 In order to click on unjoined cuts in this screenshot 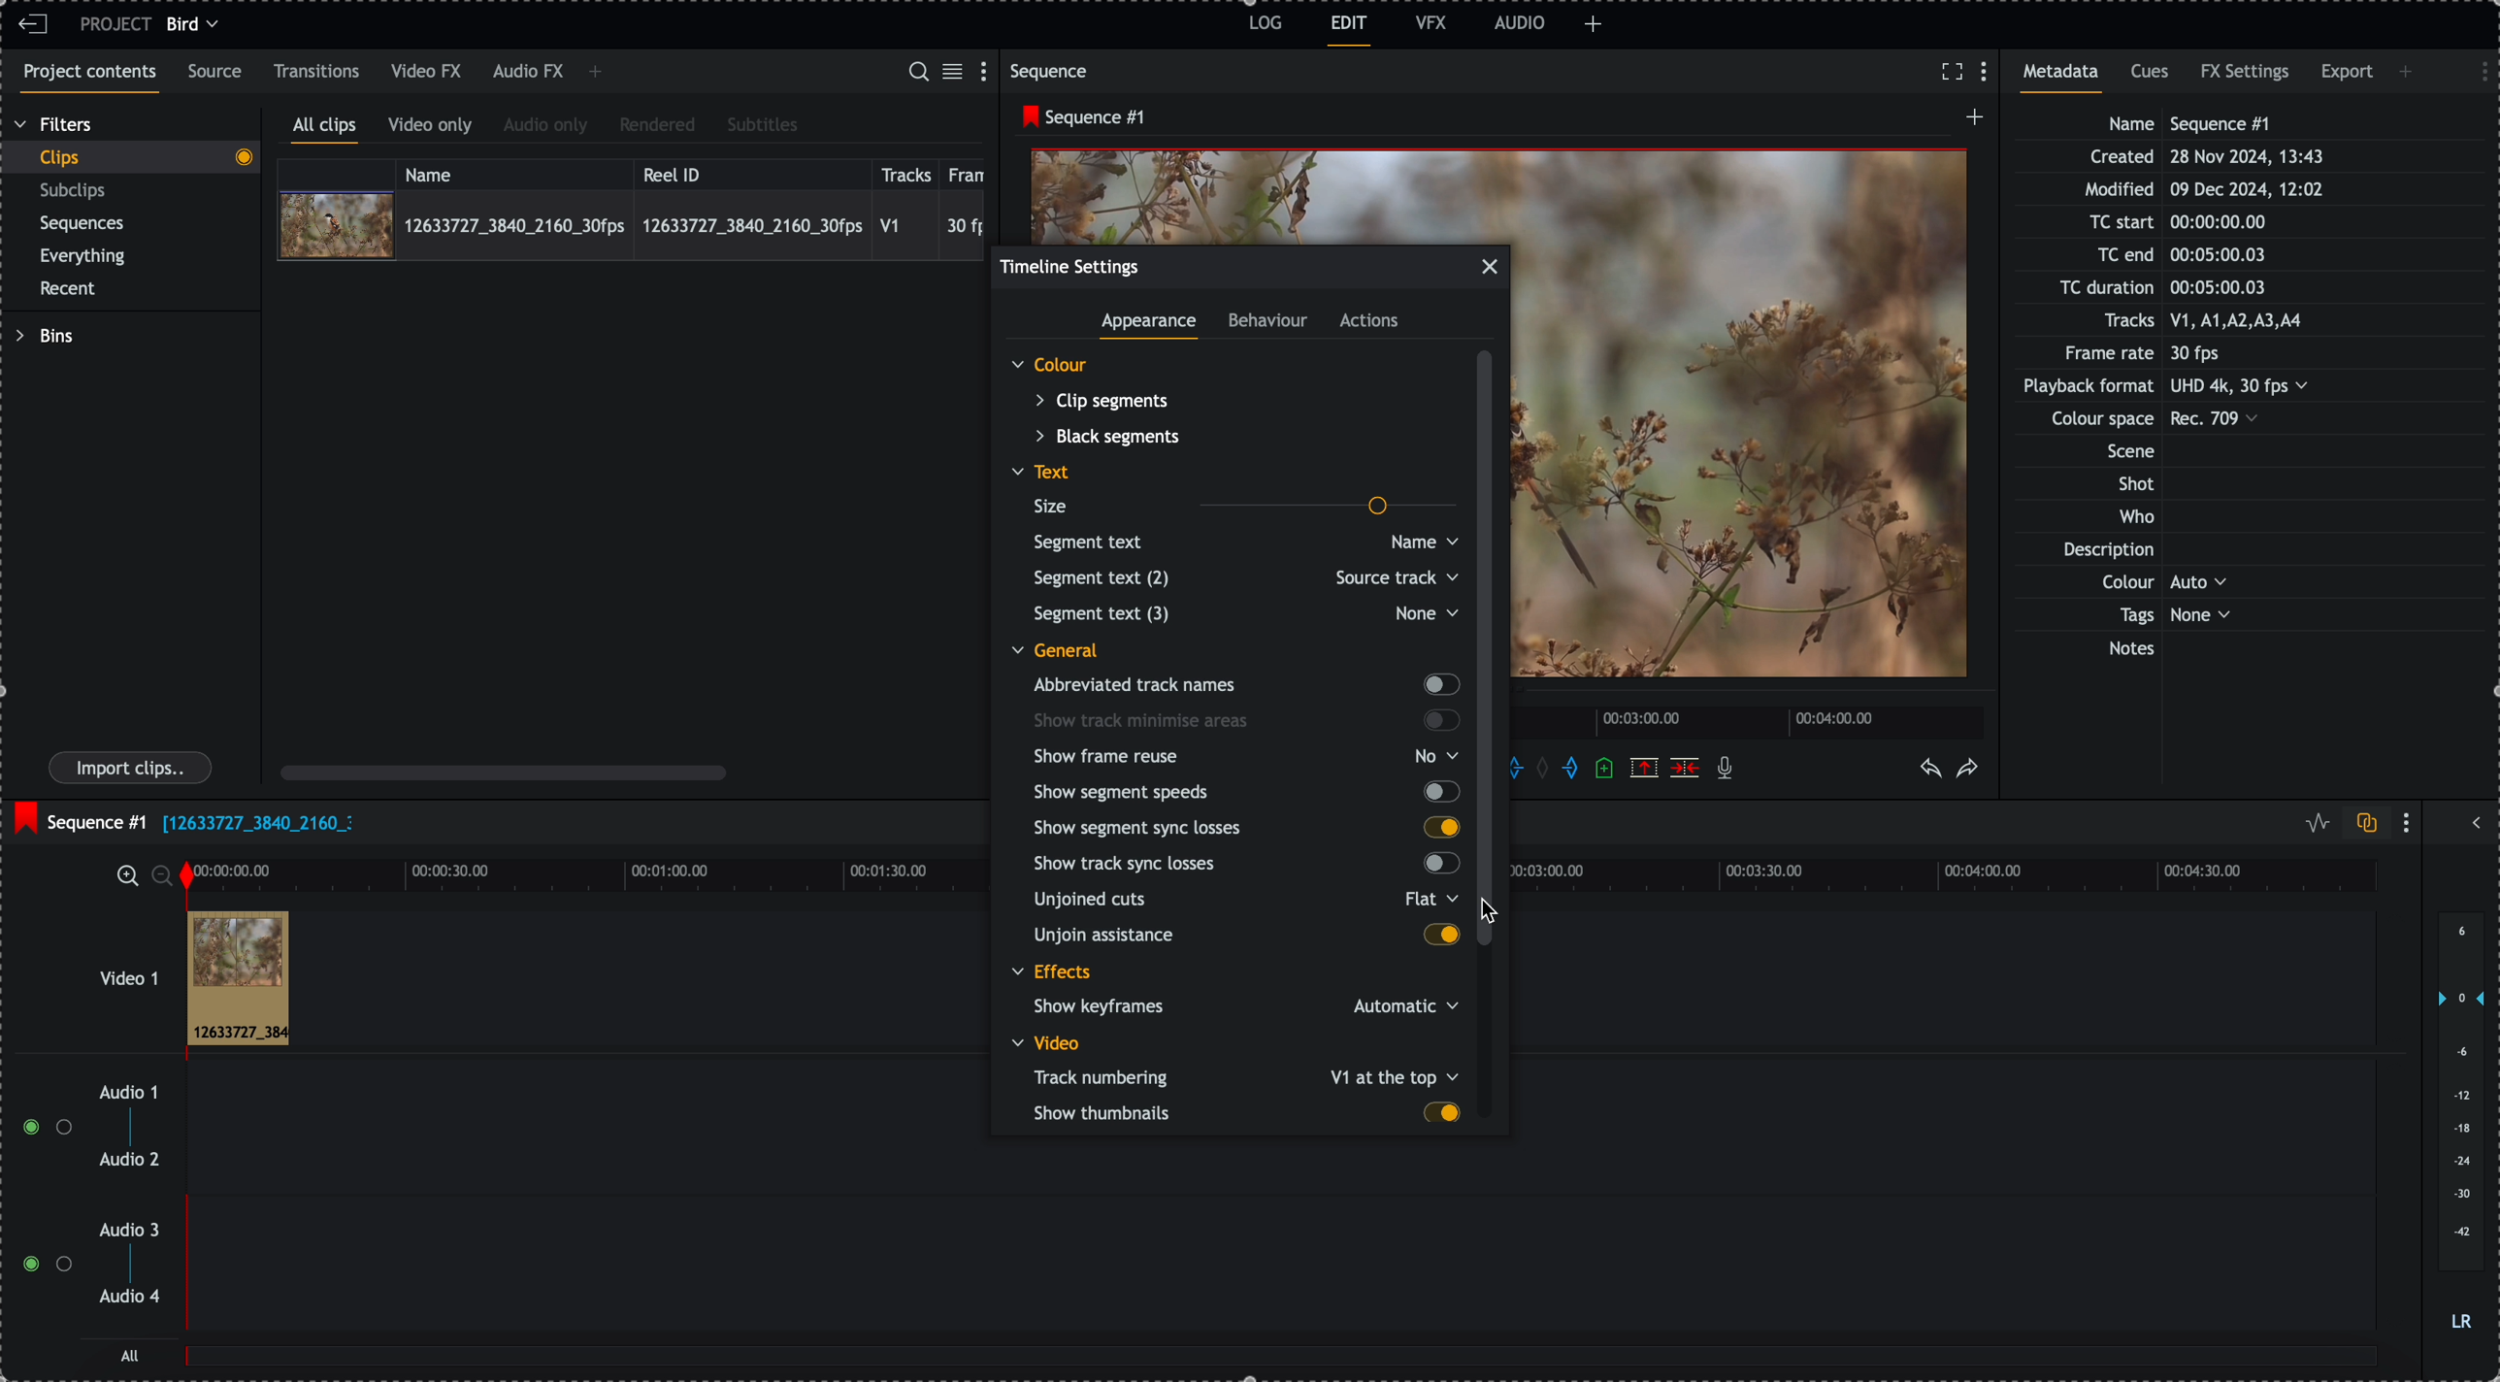, I will do `click(1244, 899)`.